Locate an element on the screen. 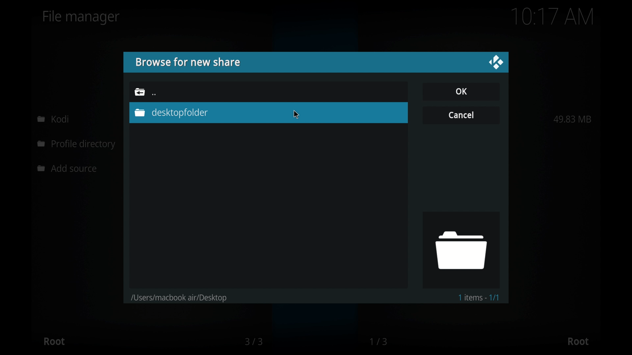 The image size is (632, 355). cancel is located at coordinates (461, 114).